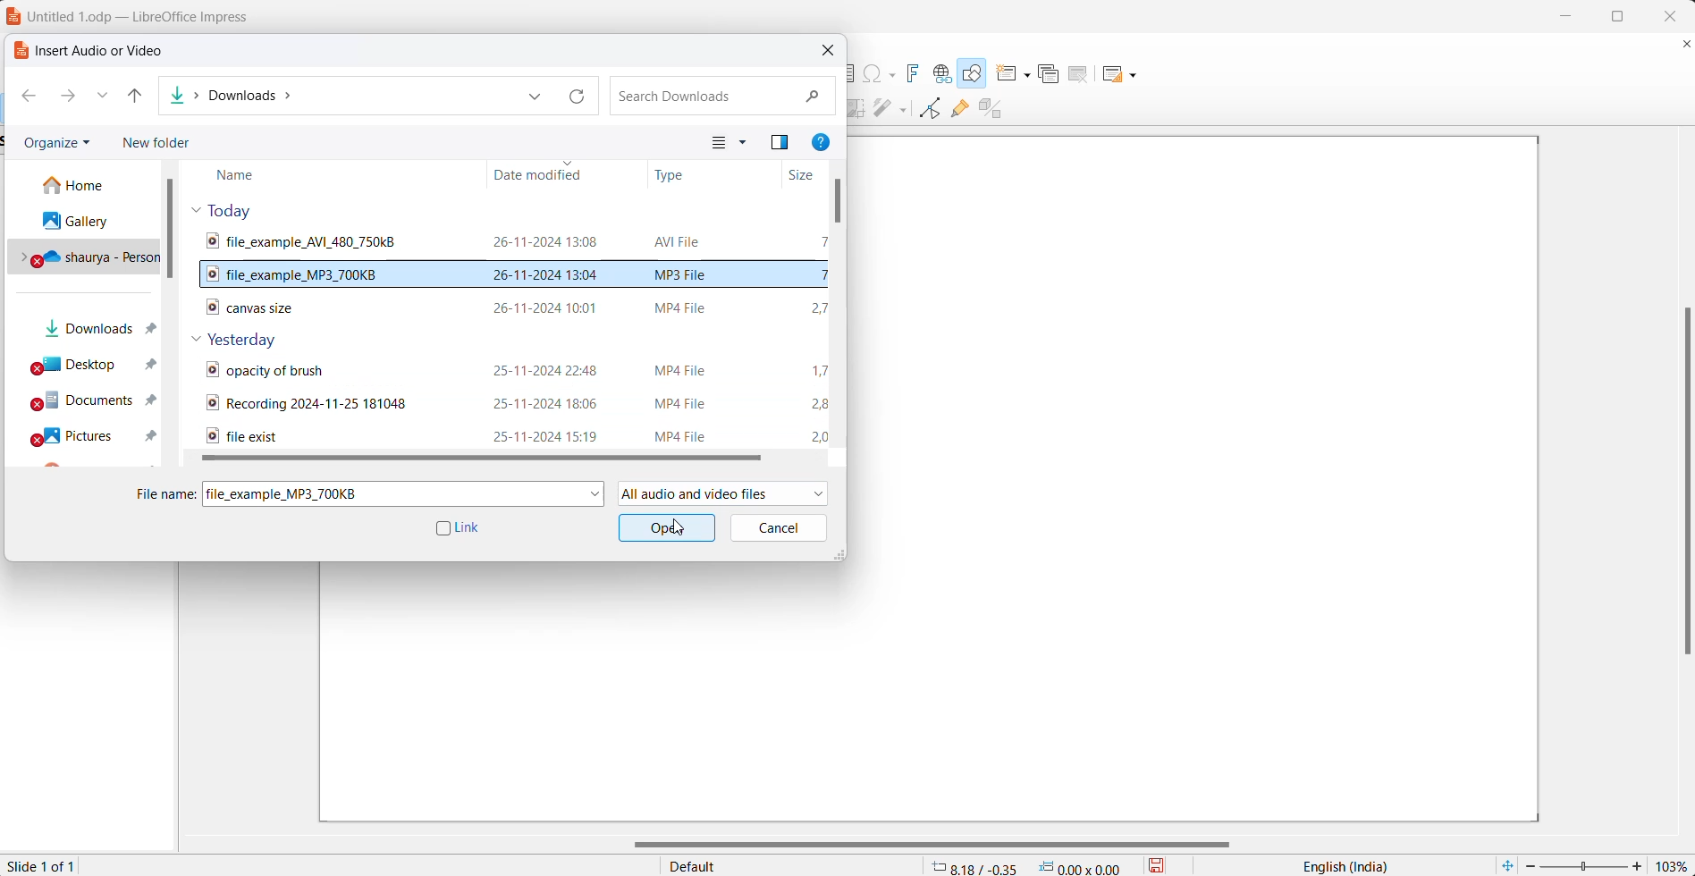 This screenshot has height=876, width=1695. I want to click on vertical scroll bar, so click(1682, 478).